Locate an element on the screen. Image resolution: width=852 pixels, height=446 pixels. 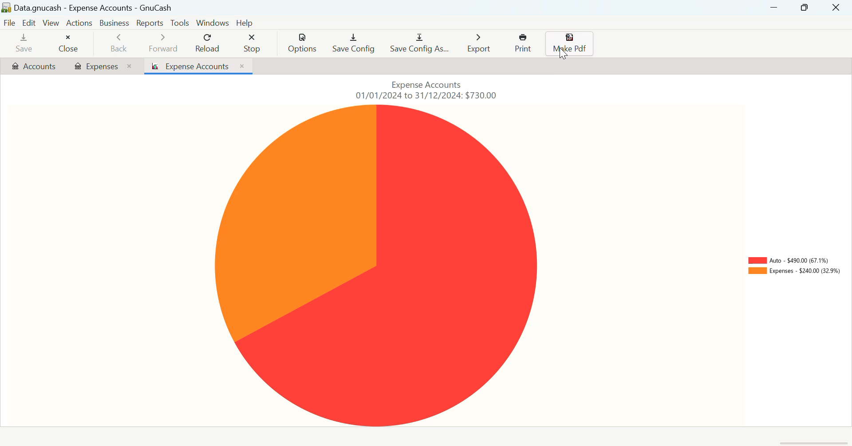
File is located at coordinates (10, 22).